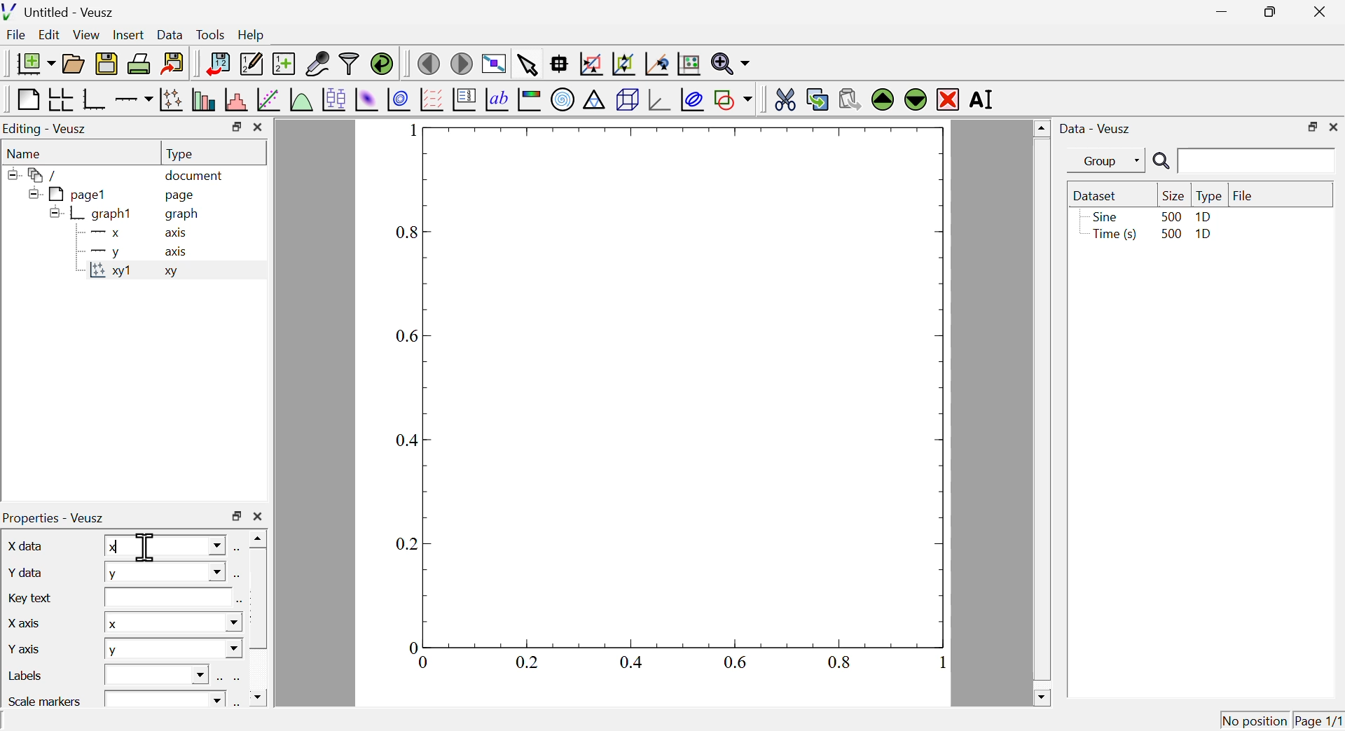  I want to click on scrollbar, so click(258, 619).